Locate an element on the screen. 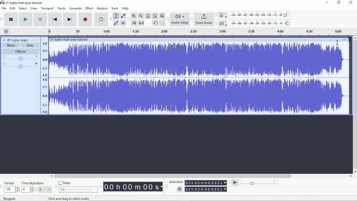  00h00m00.000s is located at coordinates (206, 189).